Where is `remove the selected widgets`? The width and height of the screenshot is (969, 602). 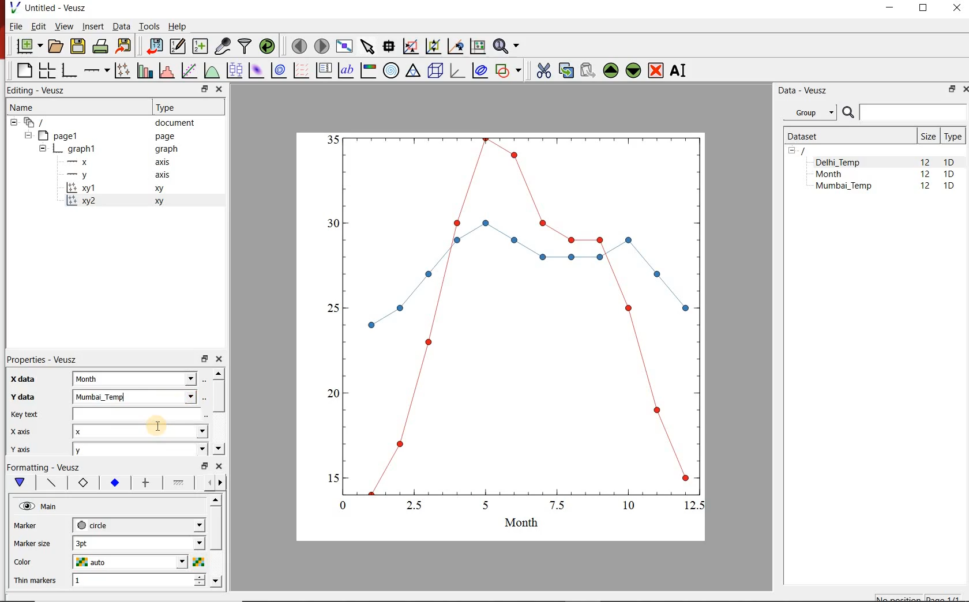 remove the selected widgets is located at coordinates (656, 70).